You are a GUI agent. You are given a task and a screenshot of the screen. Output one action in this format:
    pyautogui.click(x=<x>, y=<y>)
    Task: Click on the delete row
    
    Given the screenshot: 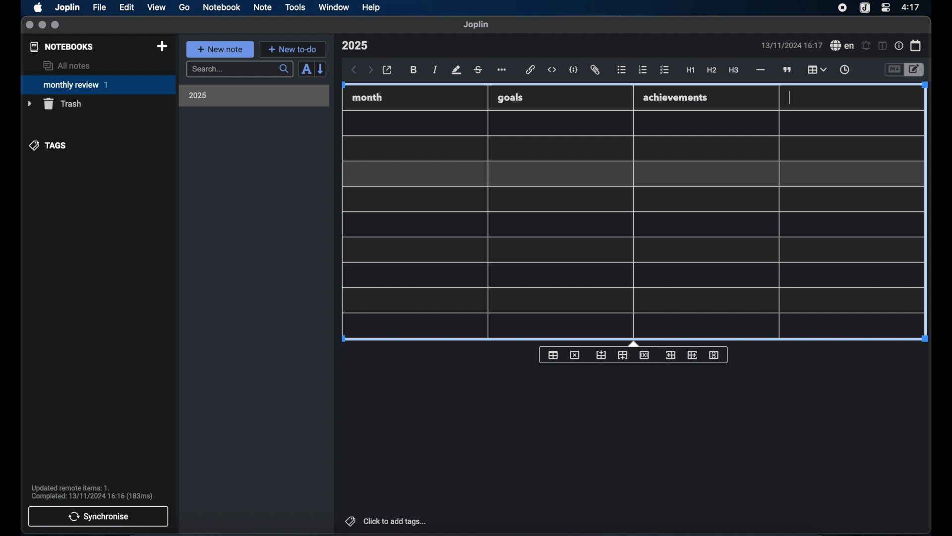 What is the action you would take?
    pyautogui.click(x=645, y=354)
    